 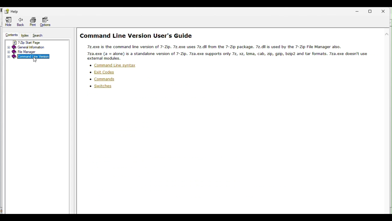 What do you see at coordinates (33, 21) in the screenshot?
I see `Print` at bounding box center [33, 21].